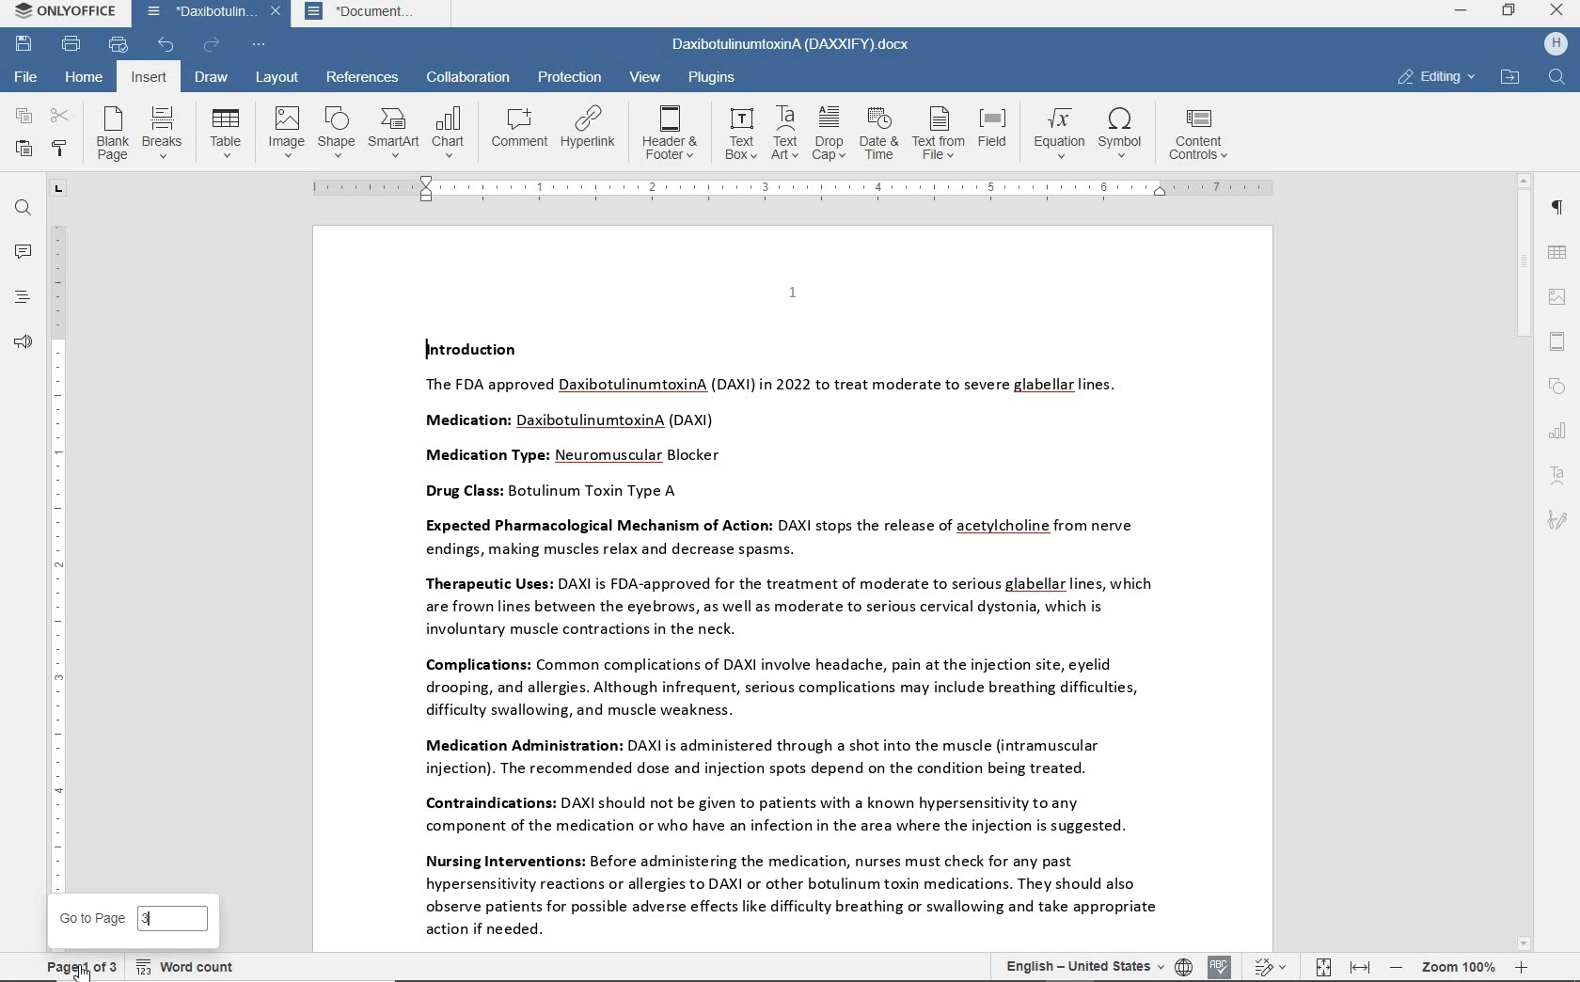  What do you see at coordinates (24, 211) in the screenshot?
I see `find` at bounding box center [24, 211].